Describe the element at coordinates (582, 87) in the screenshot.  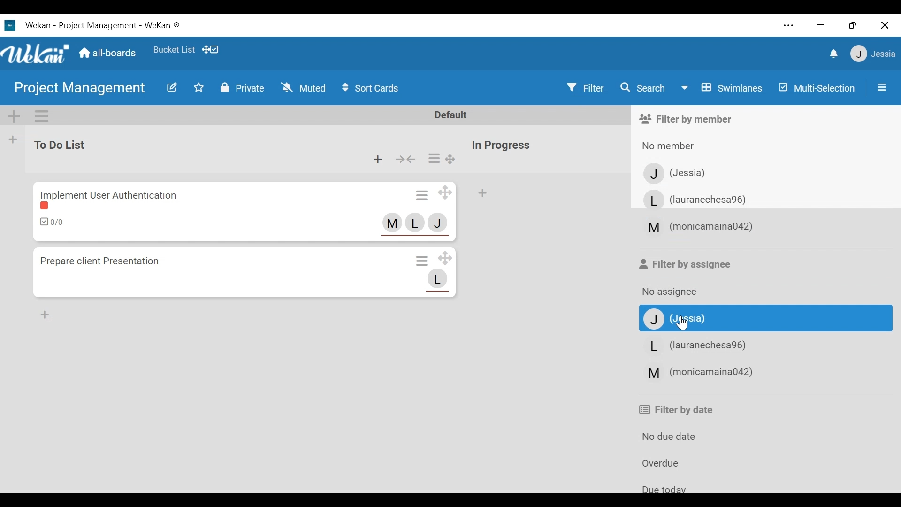
I see `Filter` at that location.